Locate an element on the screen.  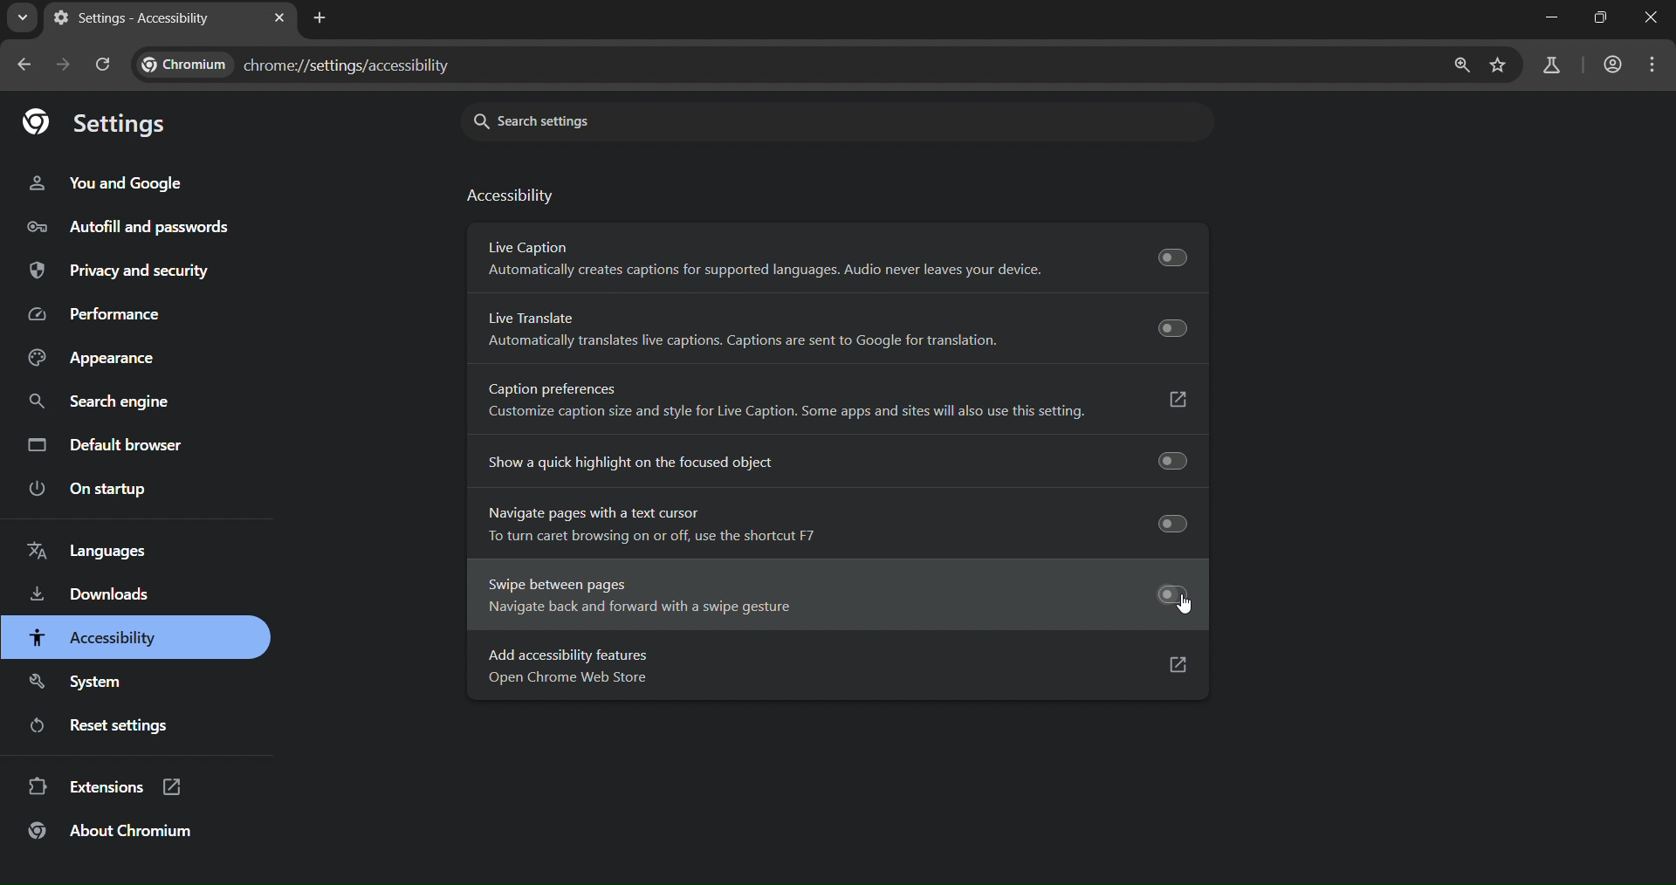
bookmark page is located at coordinates (1496, 65).